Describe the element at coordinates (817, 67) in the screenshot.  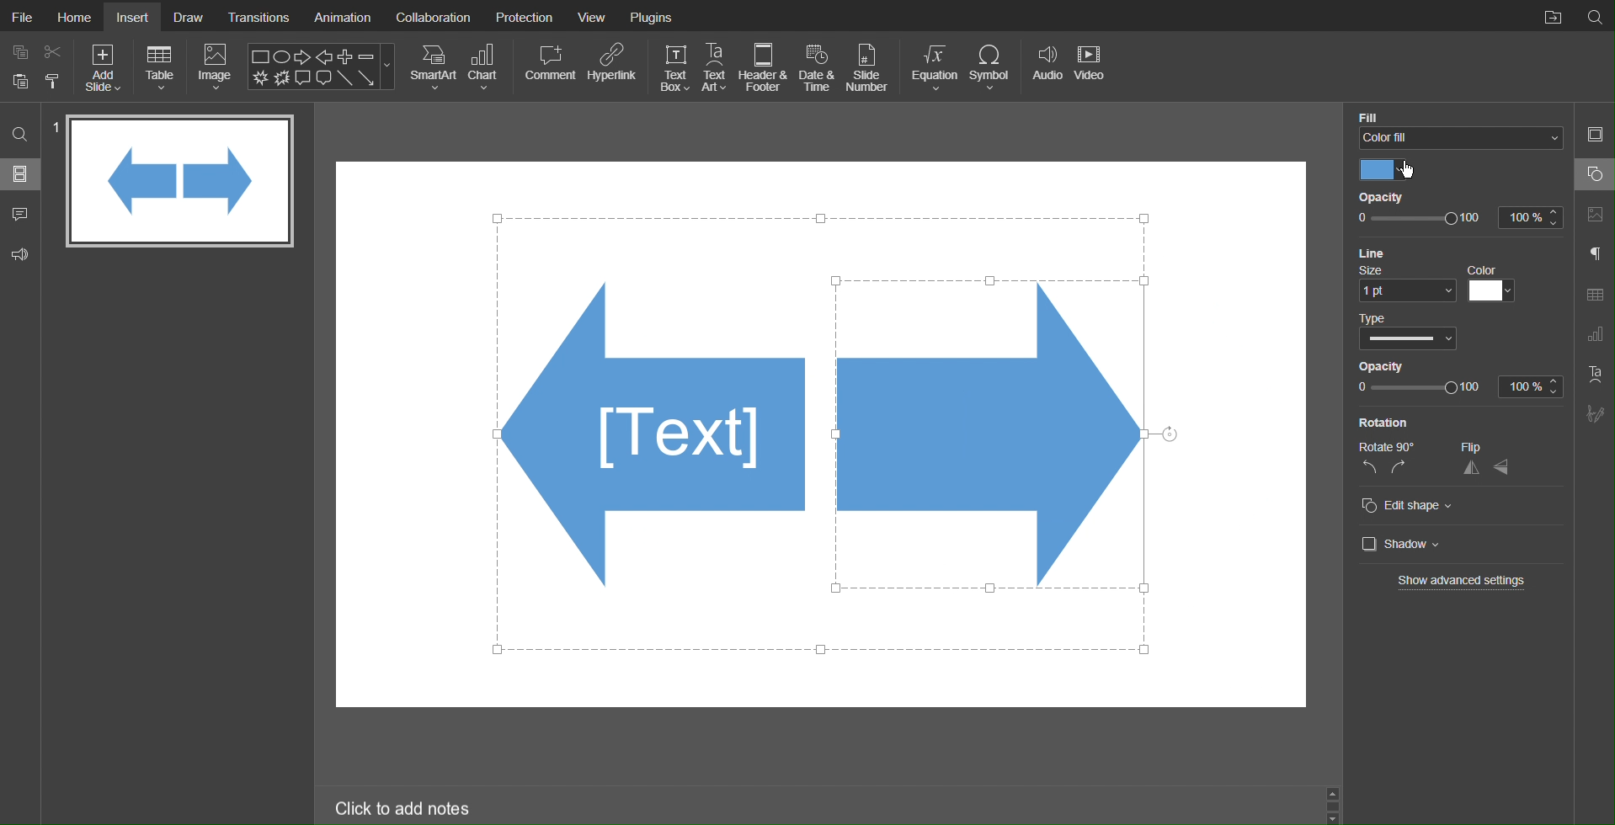
I see `Date and Time` at that location.